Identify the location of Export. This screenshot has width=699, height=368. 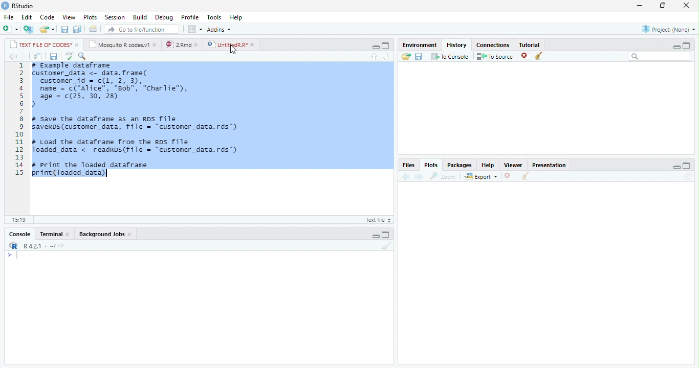
(480, 176).